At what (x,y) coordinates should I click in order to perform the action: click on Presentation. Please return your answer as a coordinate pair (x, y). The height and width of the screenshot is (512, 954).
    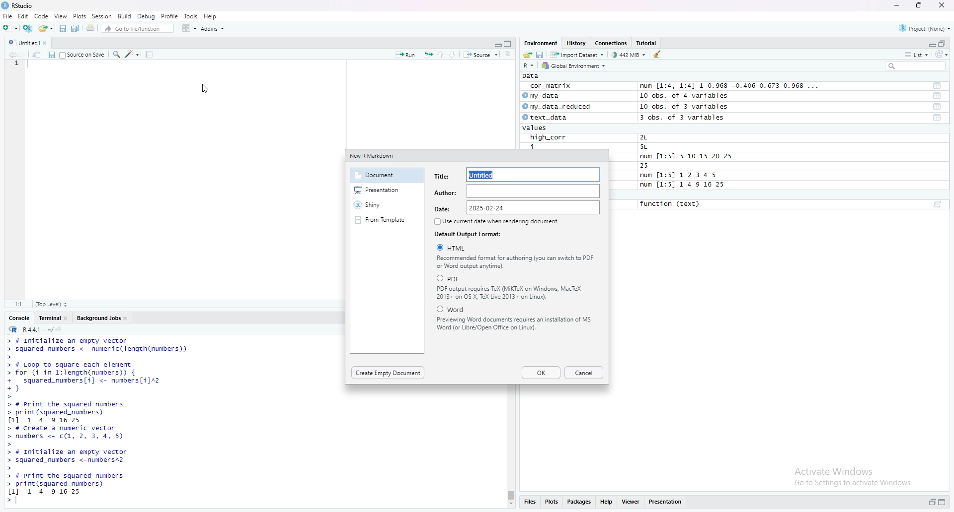
    Looking at the image, I should click on (386, 190).